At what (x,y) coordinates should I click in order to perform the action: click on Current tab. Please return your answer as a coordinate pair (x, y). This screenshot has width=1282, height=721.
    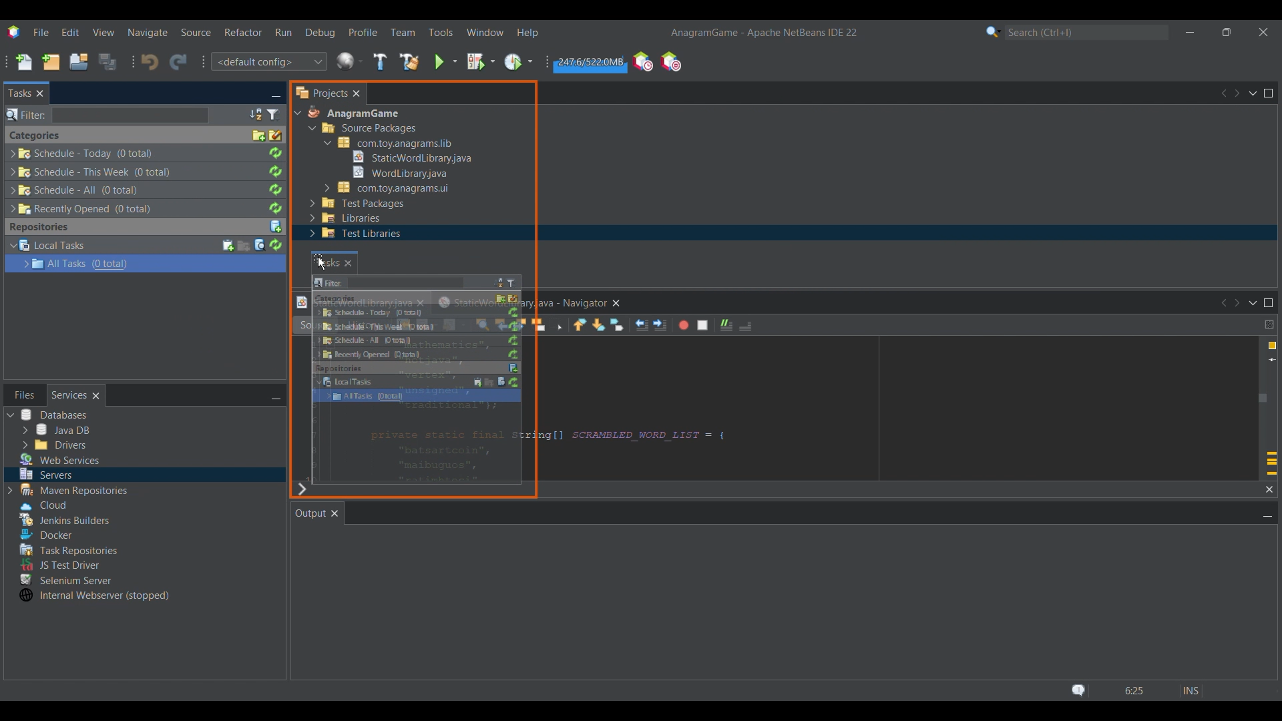
    Looking at the image, I should click on (69, 395).